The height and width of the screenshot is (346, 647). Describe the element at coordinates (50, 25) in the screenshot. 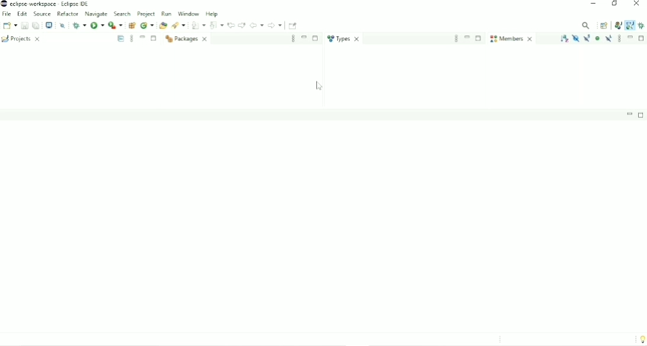

I see `Open a terminal` at that location.